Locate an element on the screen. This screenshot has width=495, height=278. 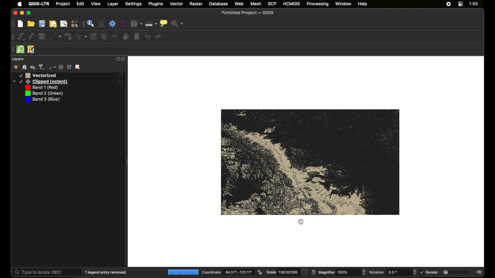
minimize is located at coordinates (22, 13).